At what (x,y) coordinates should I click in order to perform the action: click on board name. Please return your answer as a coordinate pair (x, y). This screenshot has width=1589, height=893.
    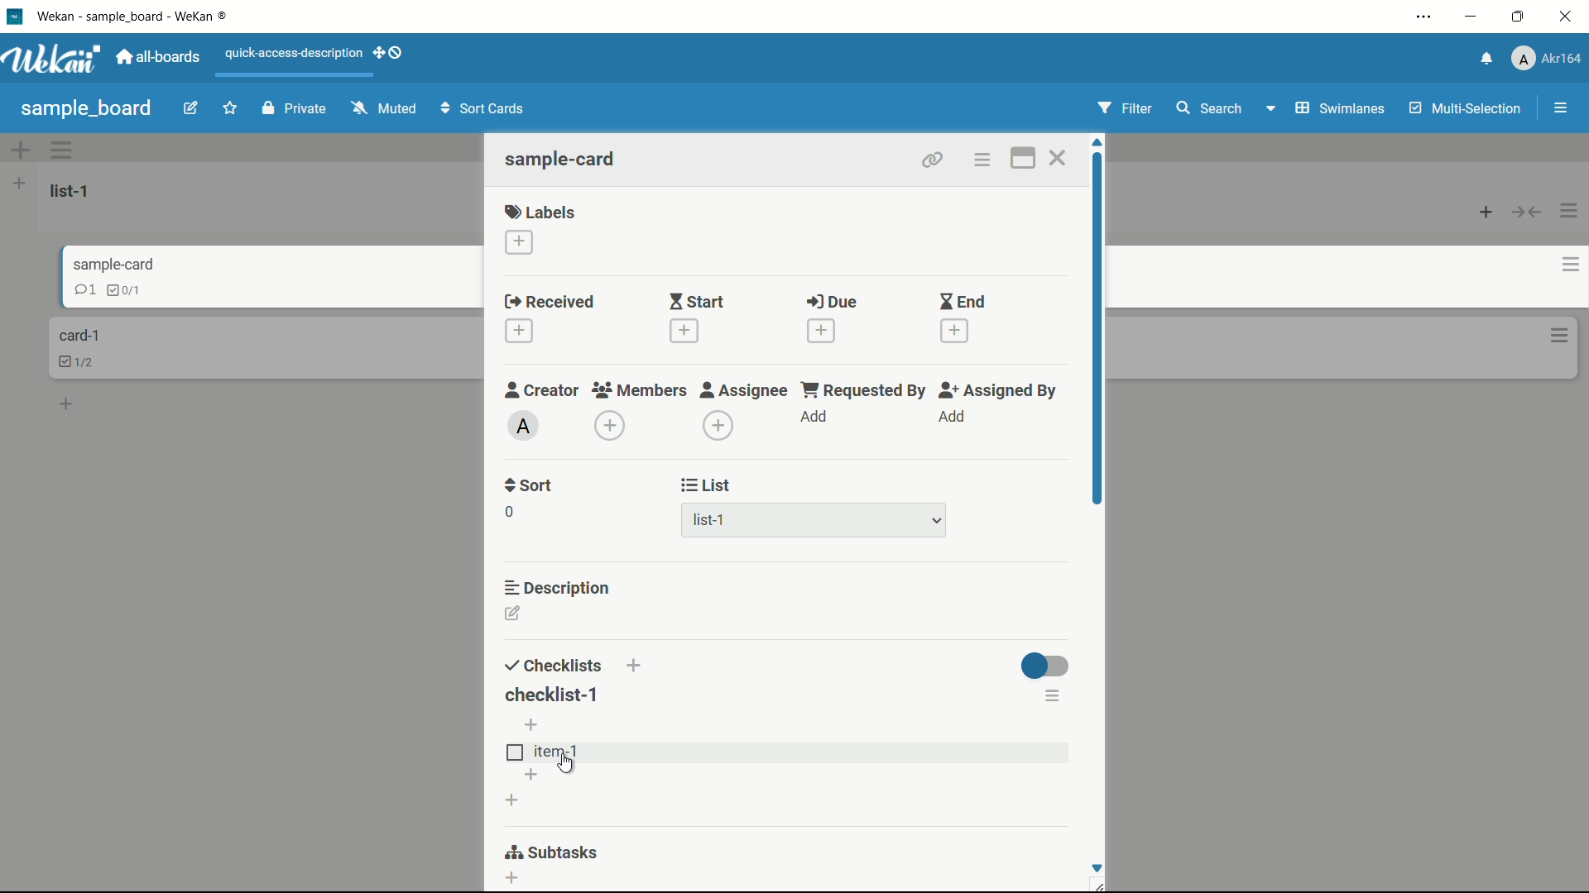
    Looking at the image, I should click on (86, 110).